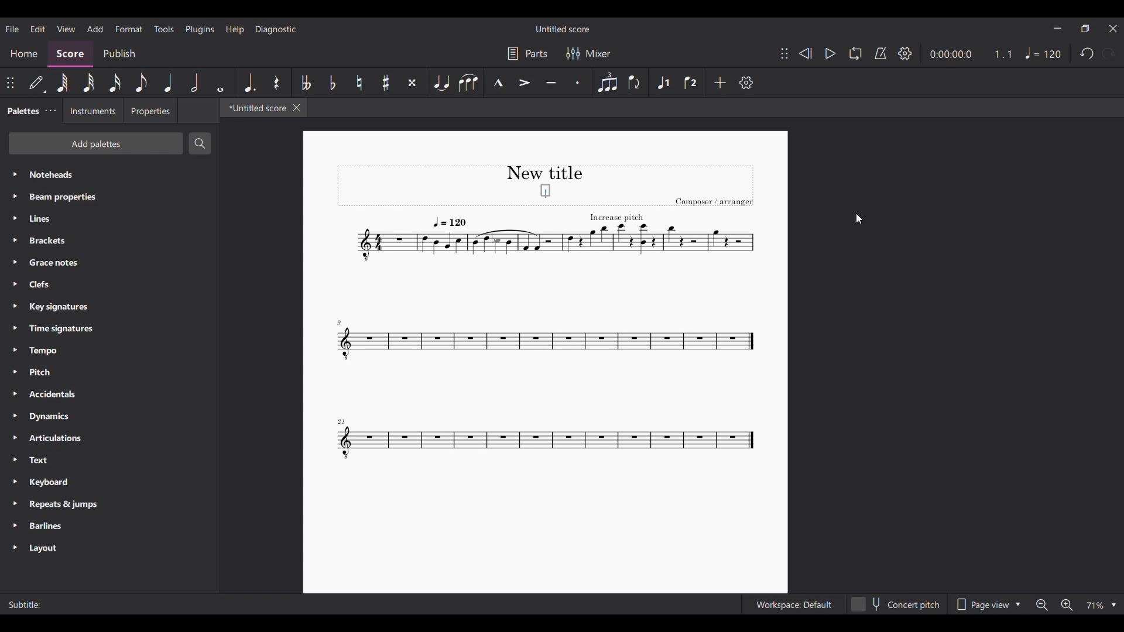 Image resolution: width=1124 pixels, height=632 pixels. Describe the element at coordinates (37, 28) in the screenshot. I see `Edit menu` at that location.